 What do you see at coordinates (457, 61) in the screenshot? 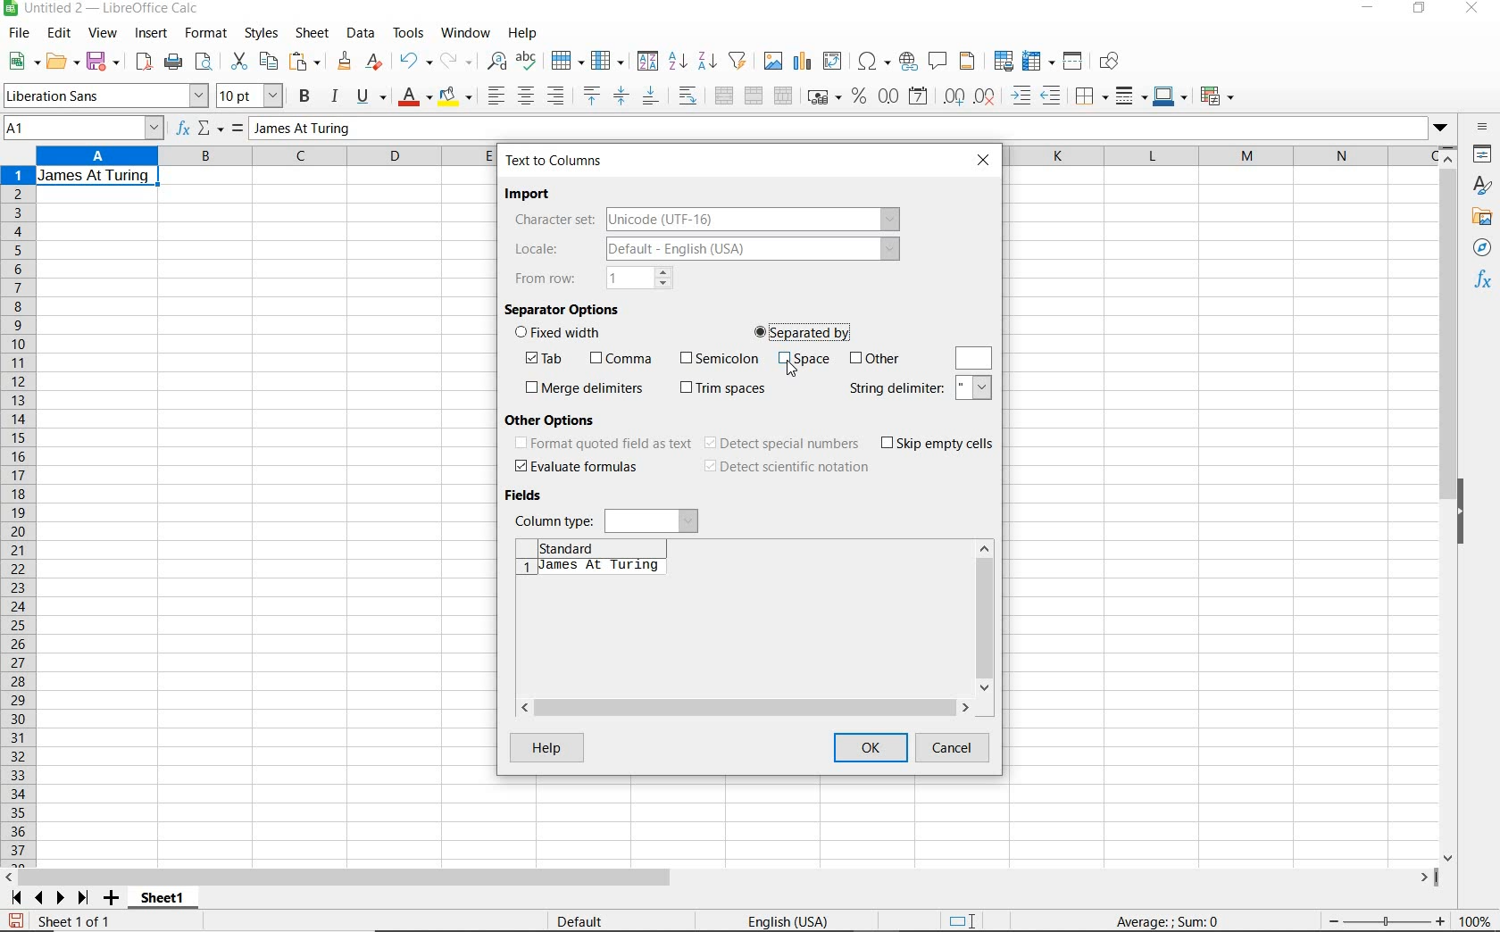
I see `redo` at bounding box center [457, 61].